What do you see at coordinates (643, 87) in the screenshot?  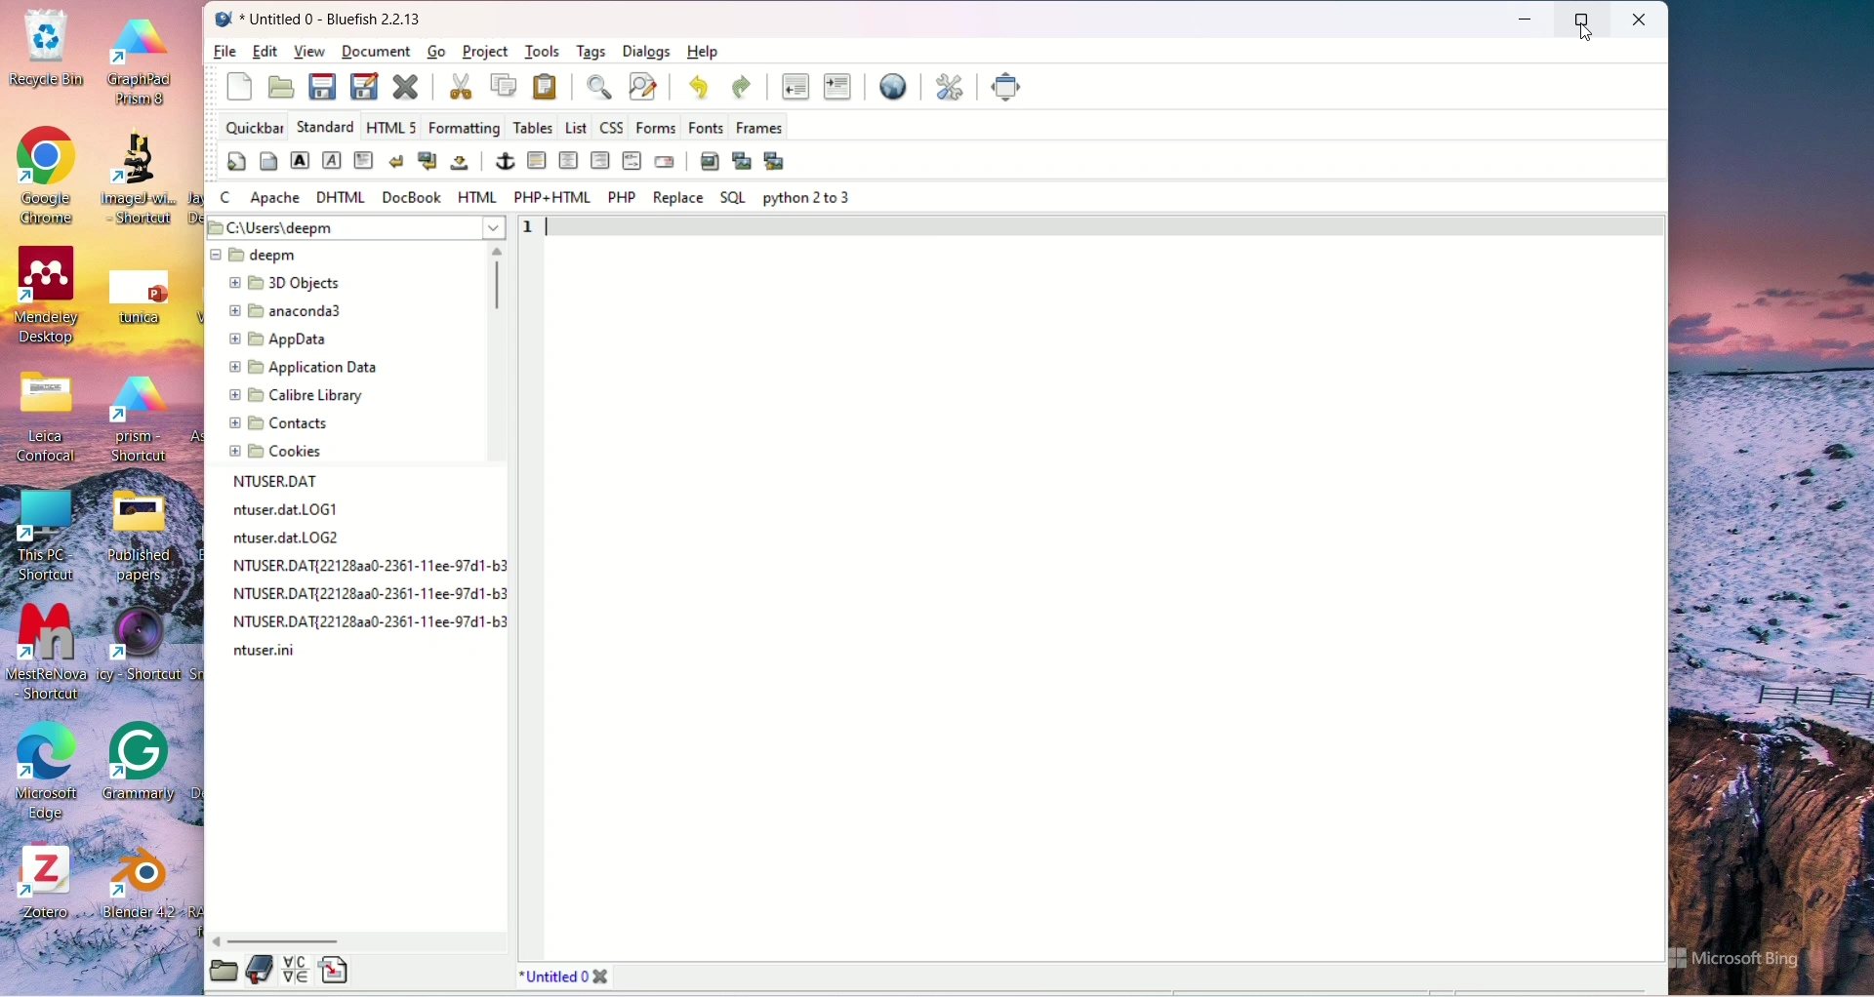 I see `advanced find and replace` at bounding box center [643, 87].